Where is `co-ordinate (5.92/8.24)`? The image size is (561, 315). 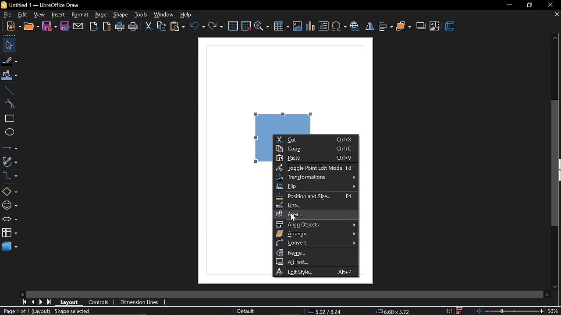
co-ordinate (5.92/8.24) is located at coordinates (328, 311).